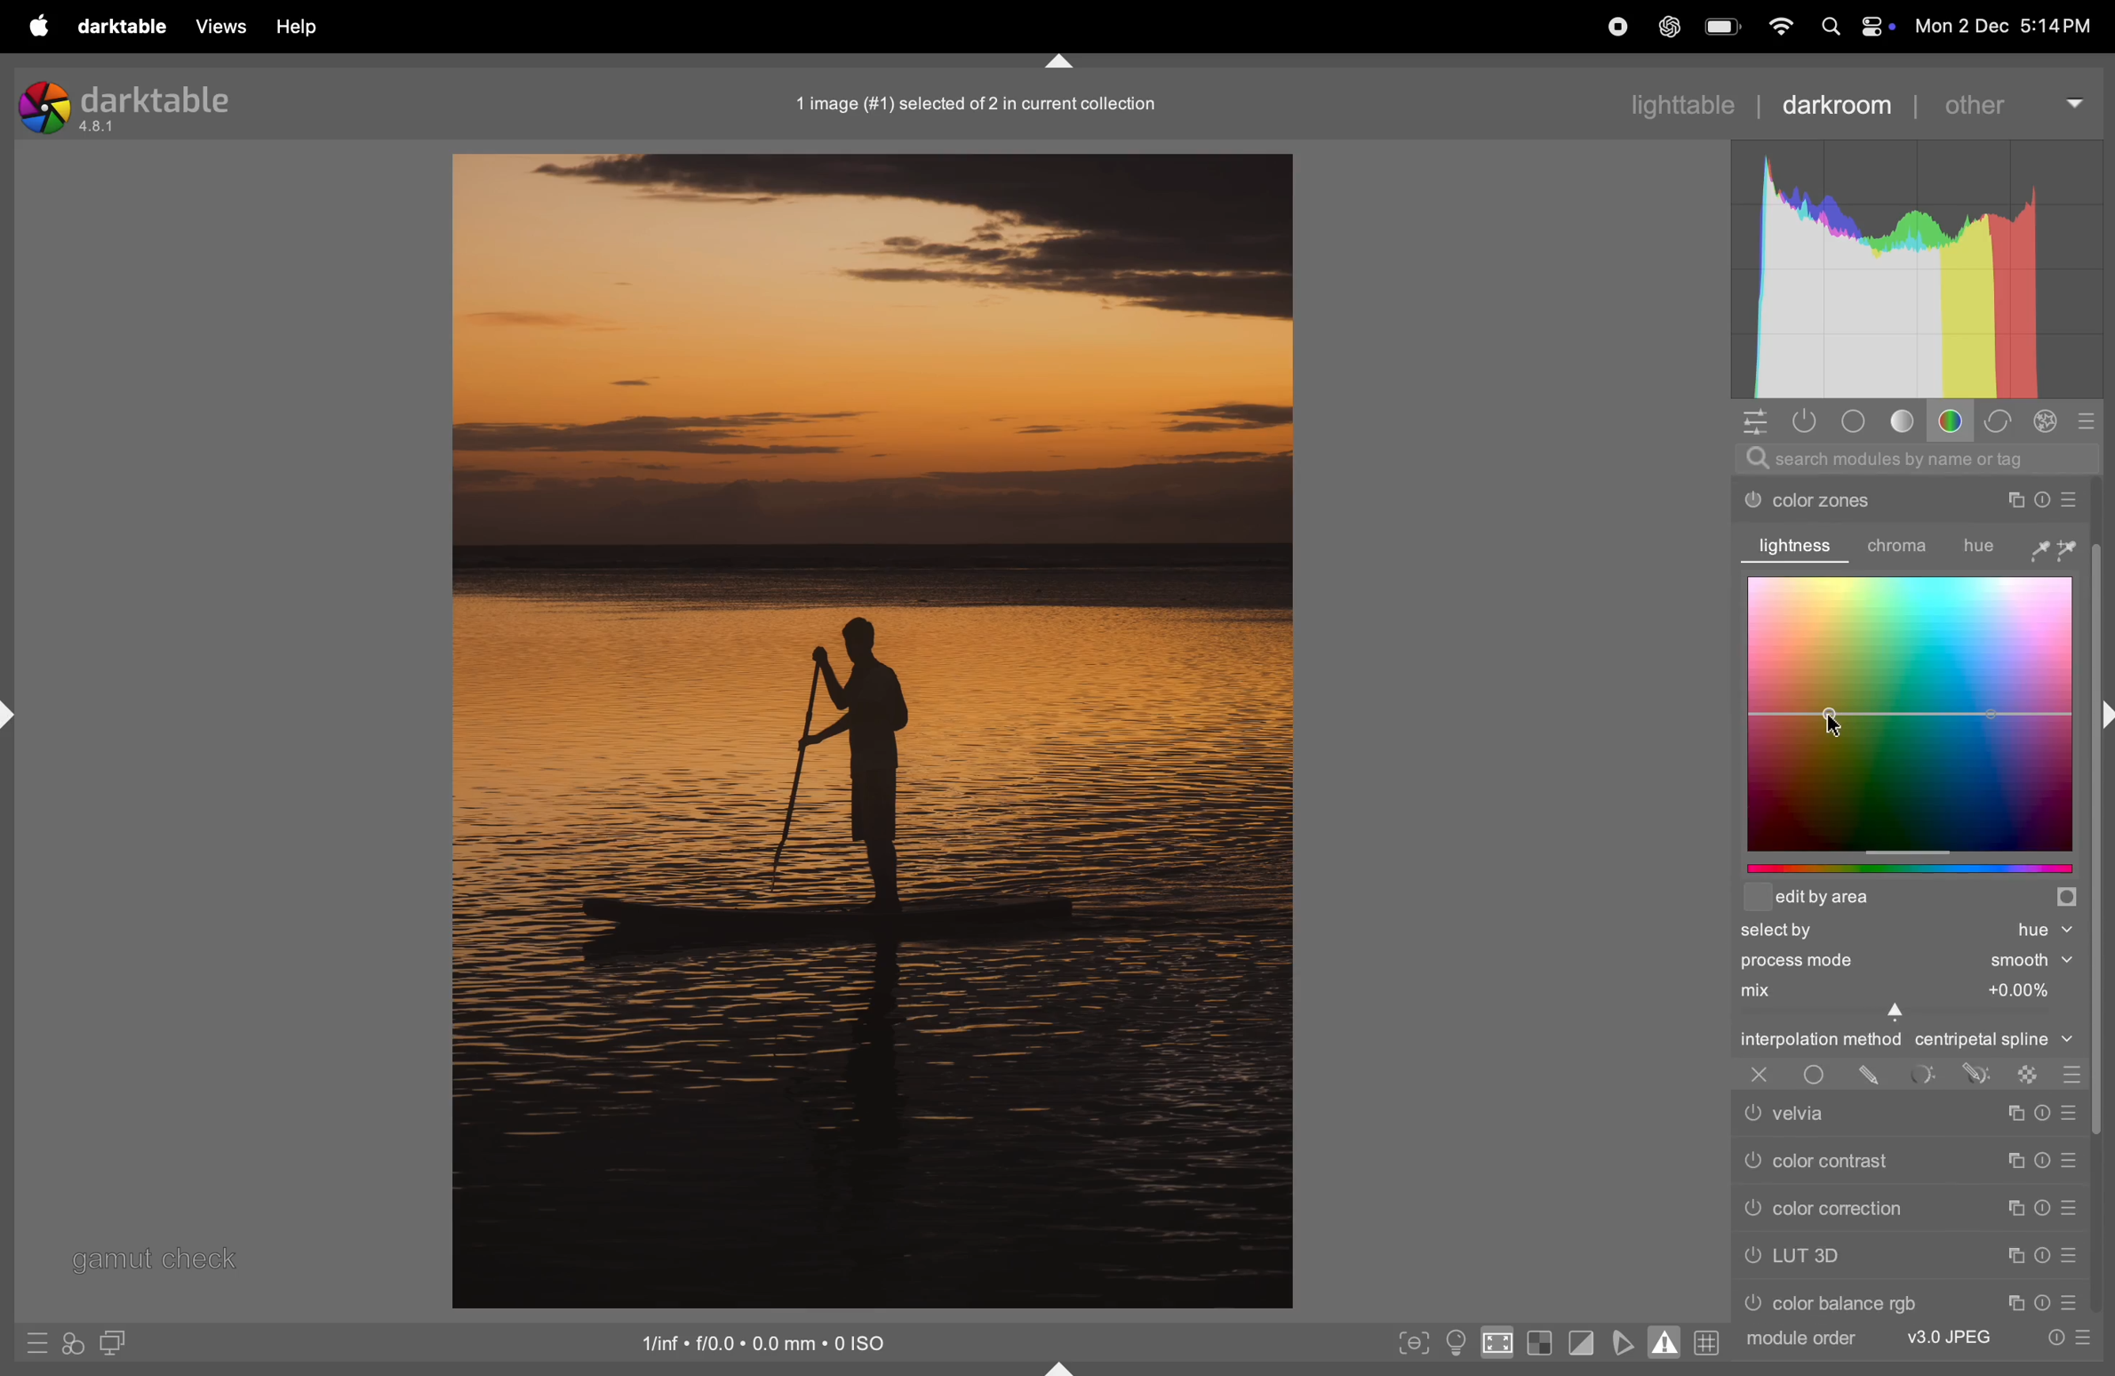  I want to click on views, so click(224, 28).